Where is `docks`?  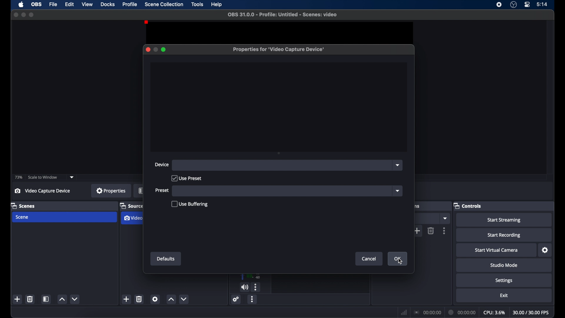
docks is located at coordinates (108, 4).